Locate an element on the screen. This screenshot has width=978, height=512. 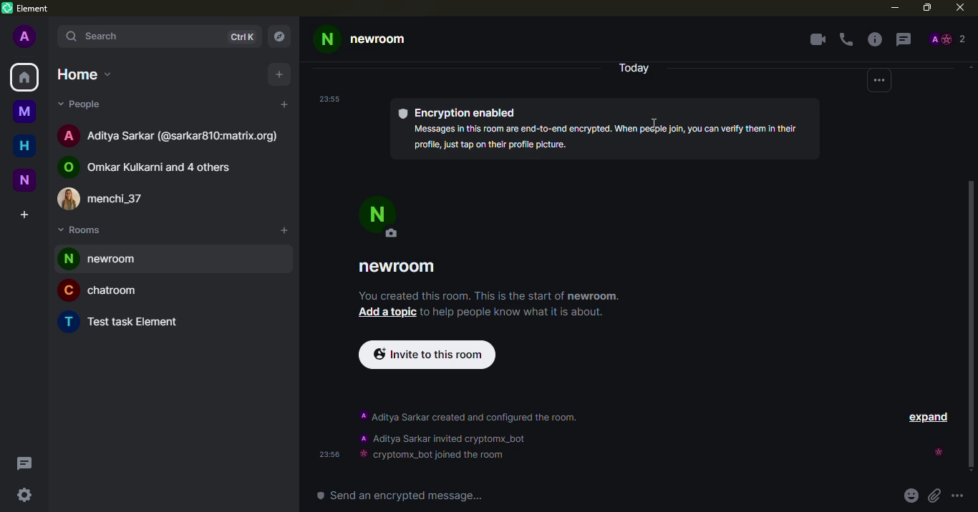
cursor is located at coordinates (653, 120).